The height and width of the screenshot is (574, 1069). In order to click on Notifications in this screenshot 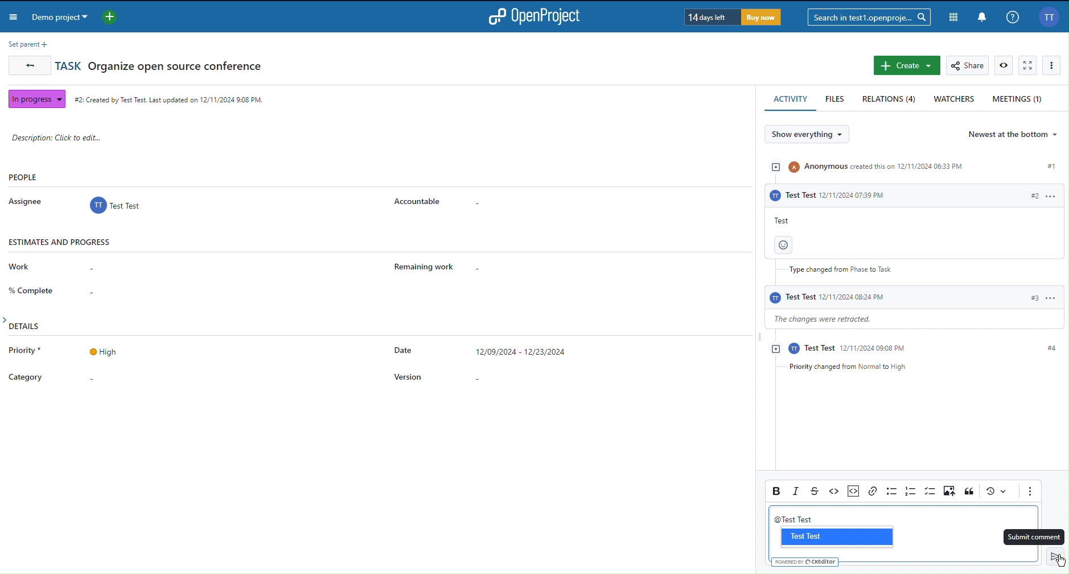, I will do `click(981, 16)`.